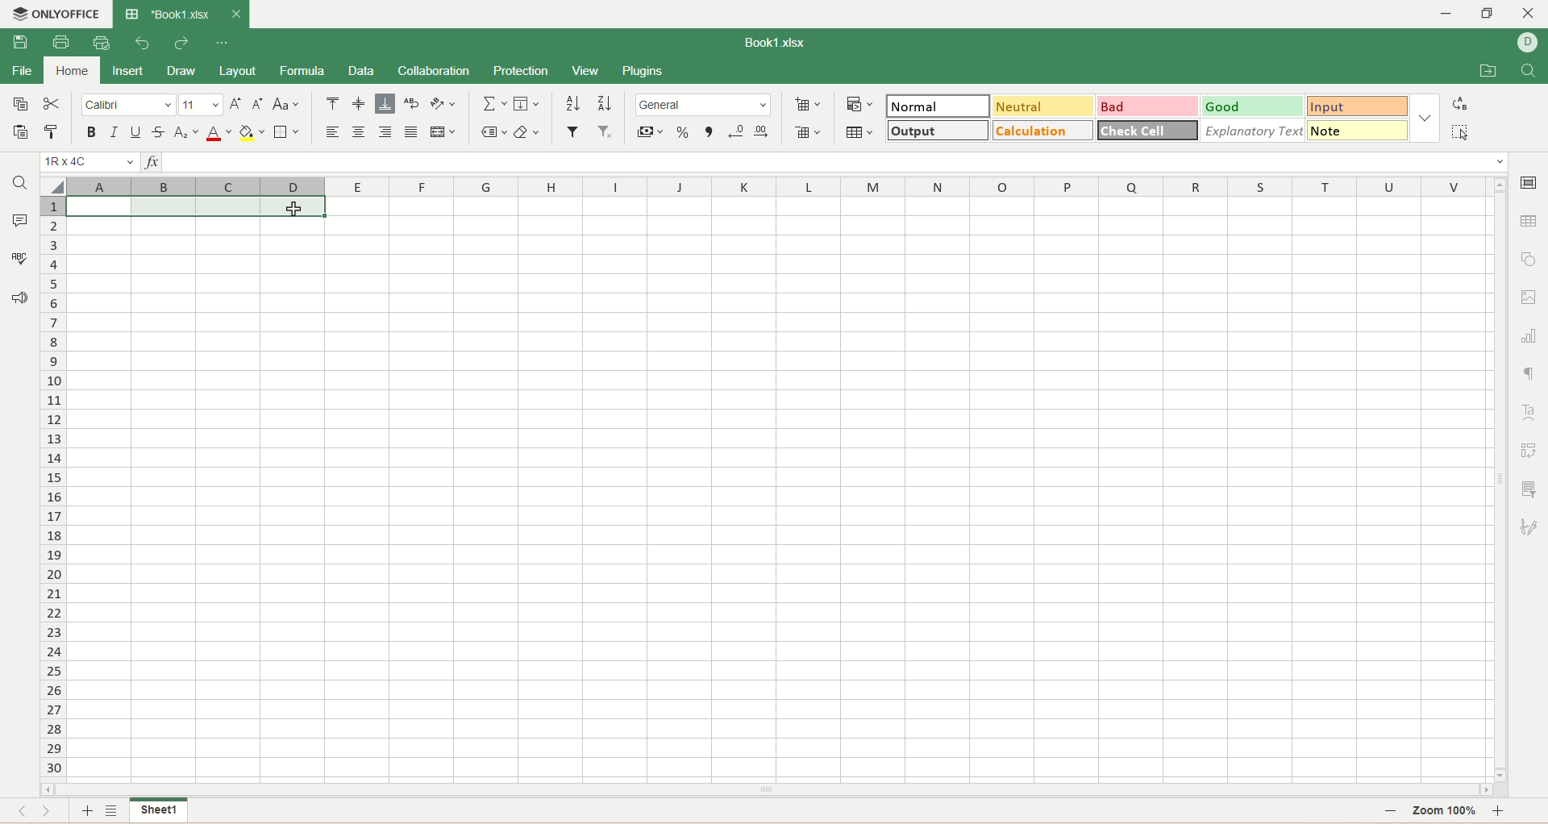 The height and width of the screenshot is (824, 1548). Describe the element at coordinates (603, 104) in the screenshot. I see `sort descending` at that location.